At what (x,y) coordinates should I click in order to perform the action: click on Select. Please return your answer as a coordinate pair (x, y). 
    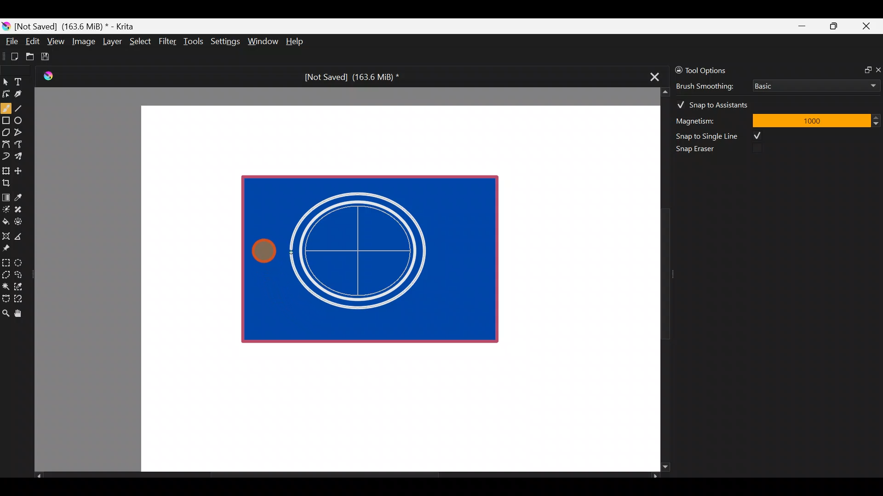
    Looking at the image, I should click on (141, 40).